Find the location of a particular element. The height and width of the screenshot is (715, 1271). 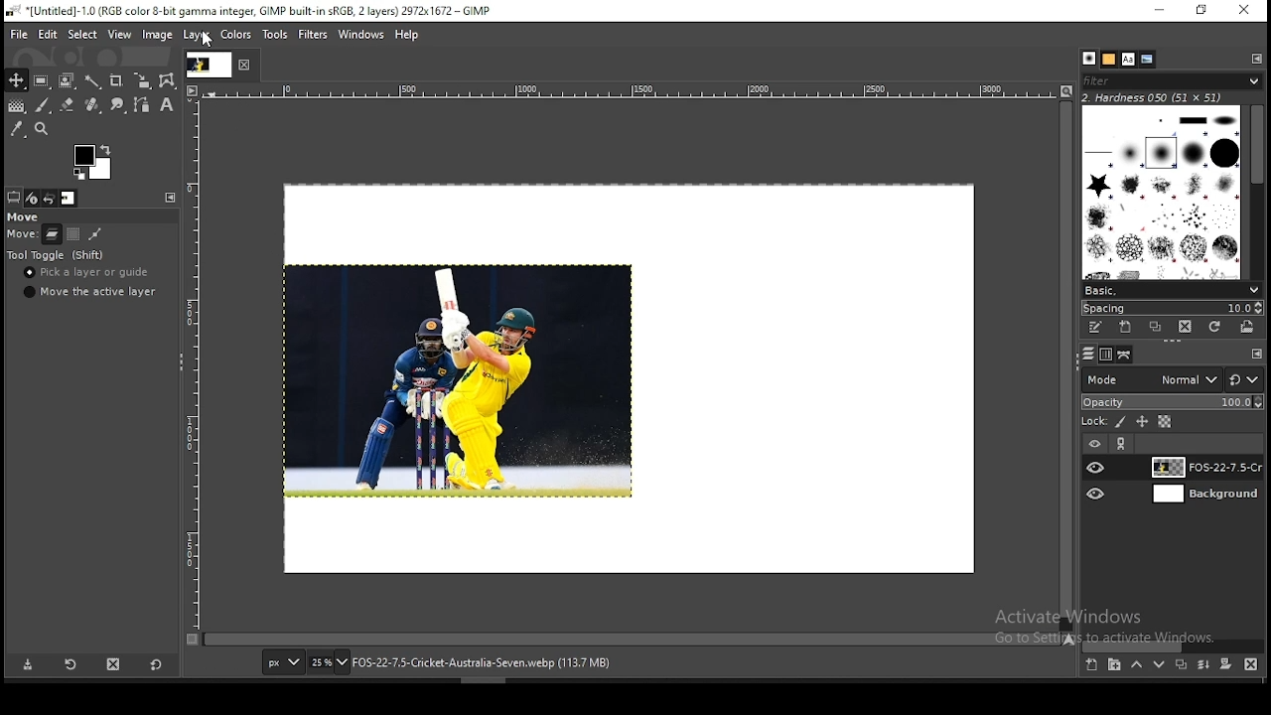

windows is located at coordinates (360, 35).